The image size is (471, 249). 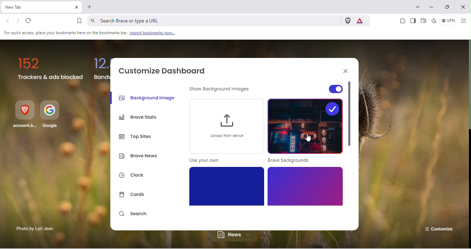 I want to click on New tab, so click(x=90, y=8).